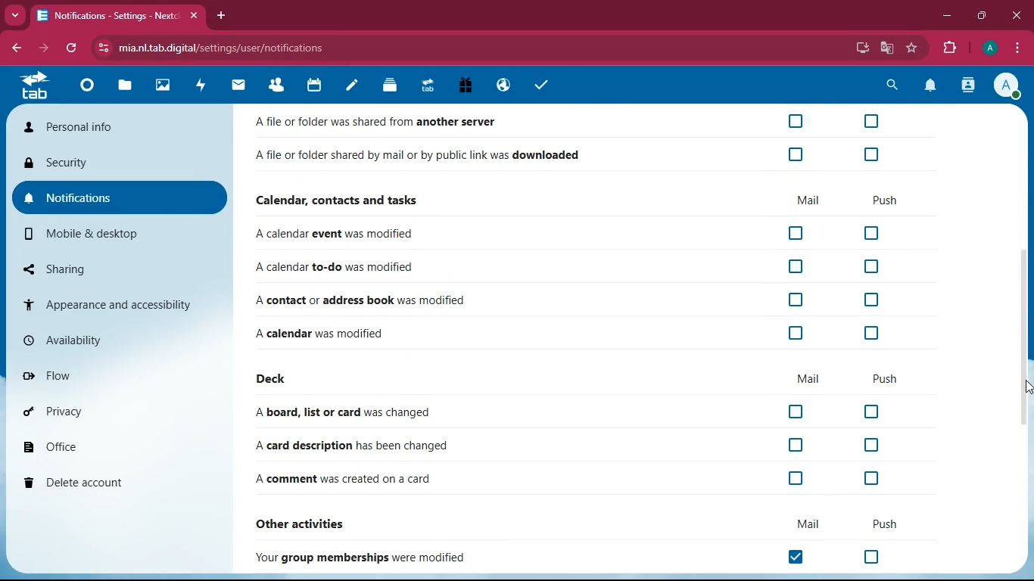 The image size is (1034, 581). What do you see at coordinates (1014, 16) in the screenshot?
I see `close` at bounding box center [1014, 16].